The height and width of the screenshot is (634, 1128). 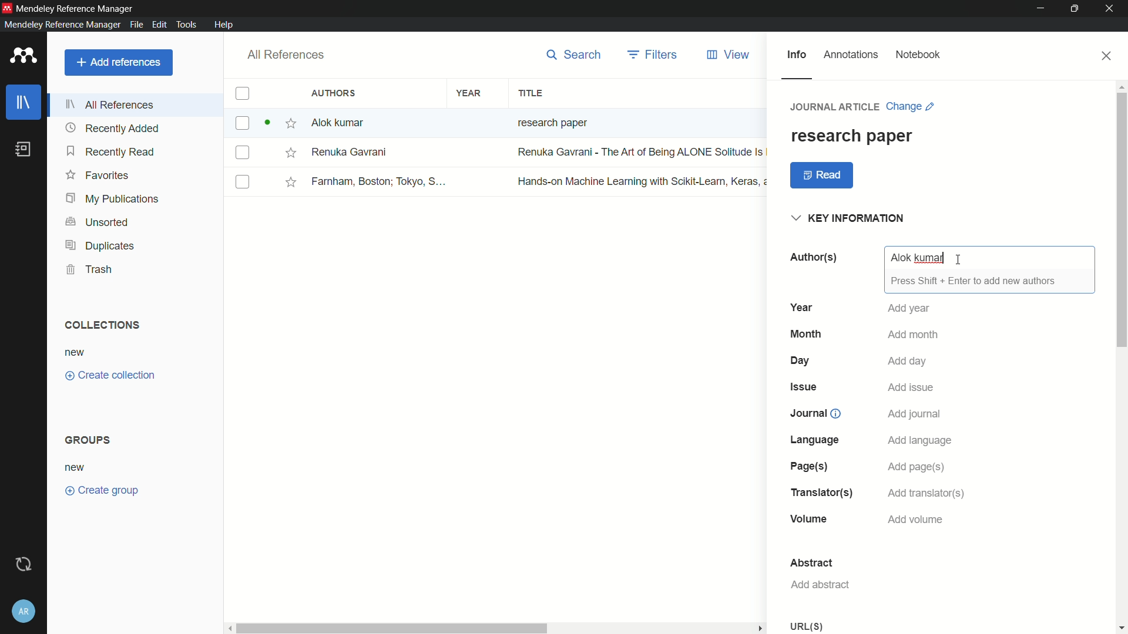 I want to click on help menu, so click(x=223, y=25).